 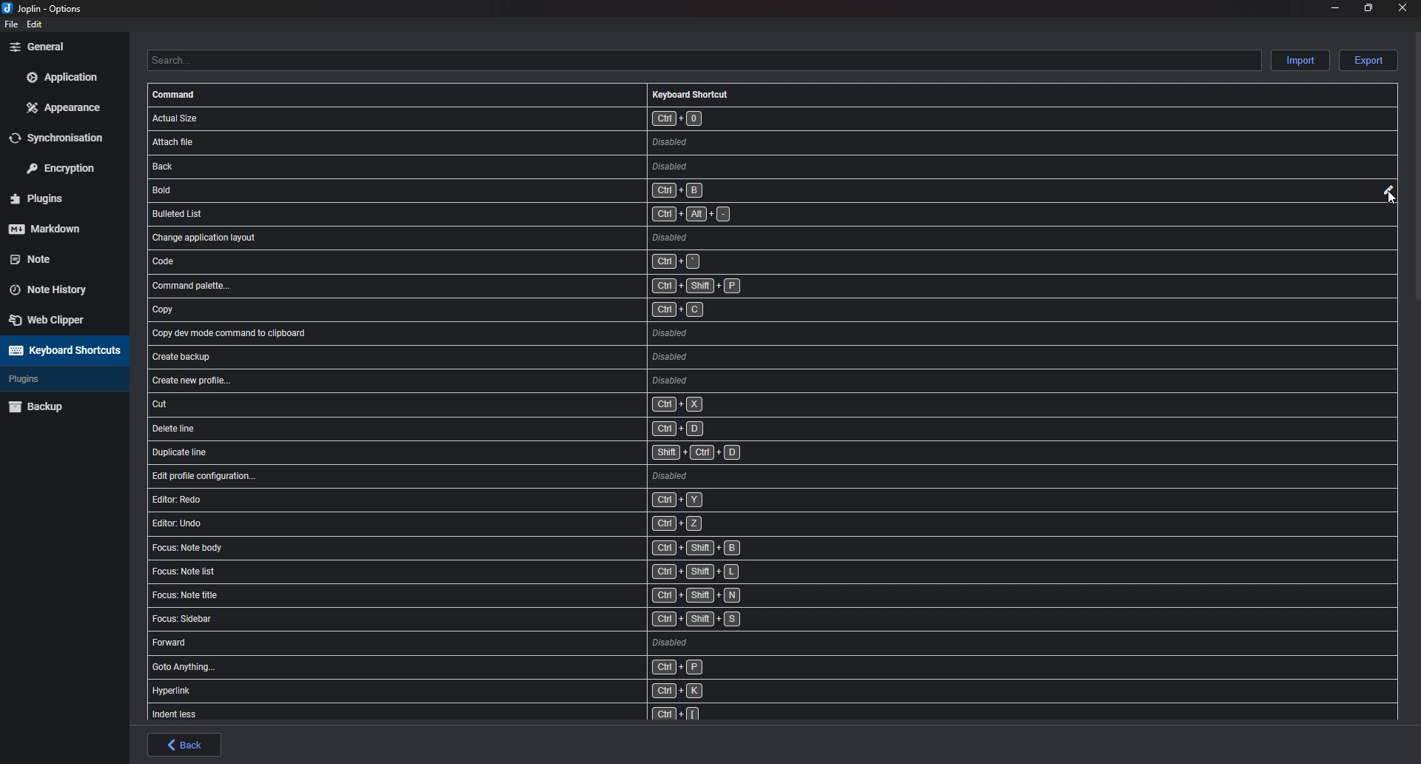 What do you see at coordinates (66, 167) in the screenshot?
I see `Encryption` at bounding box center [66, 167].